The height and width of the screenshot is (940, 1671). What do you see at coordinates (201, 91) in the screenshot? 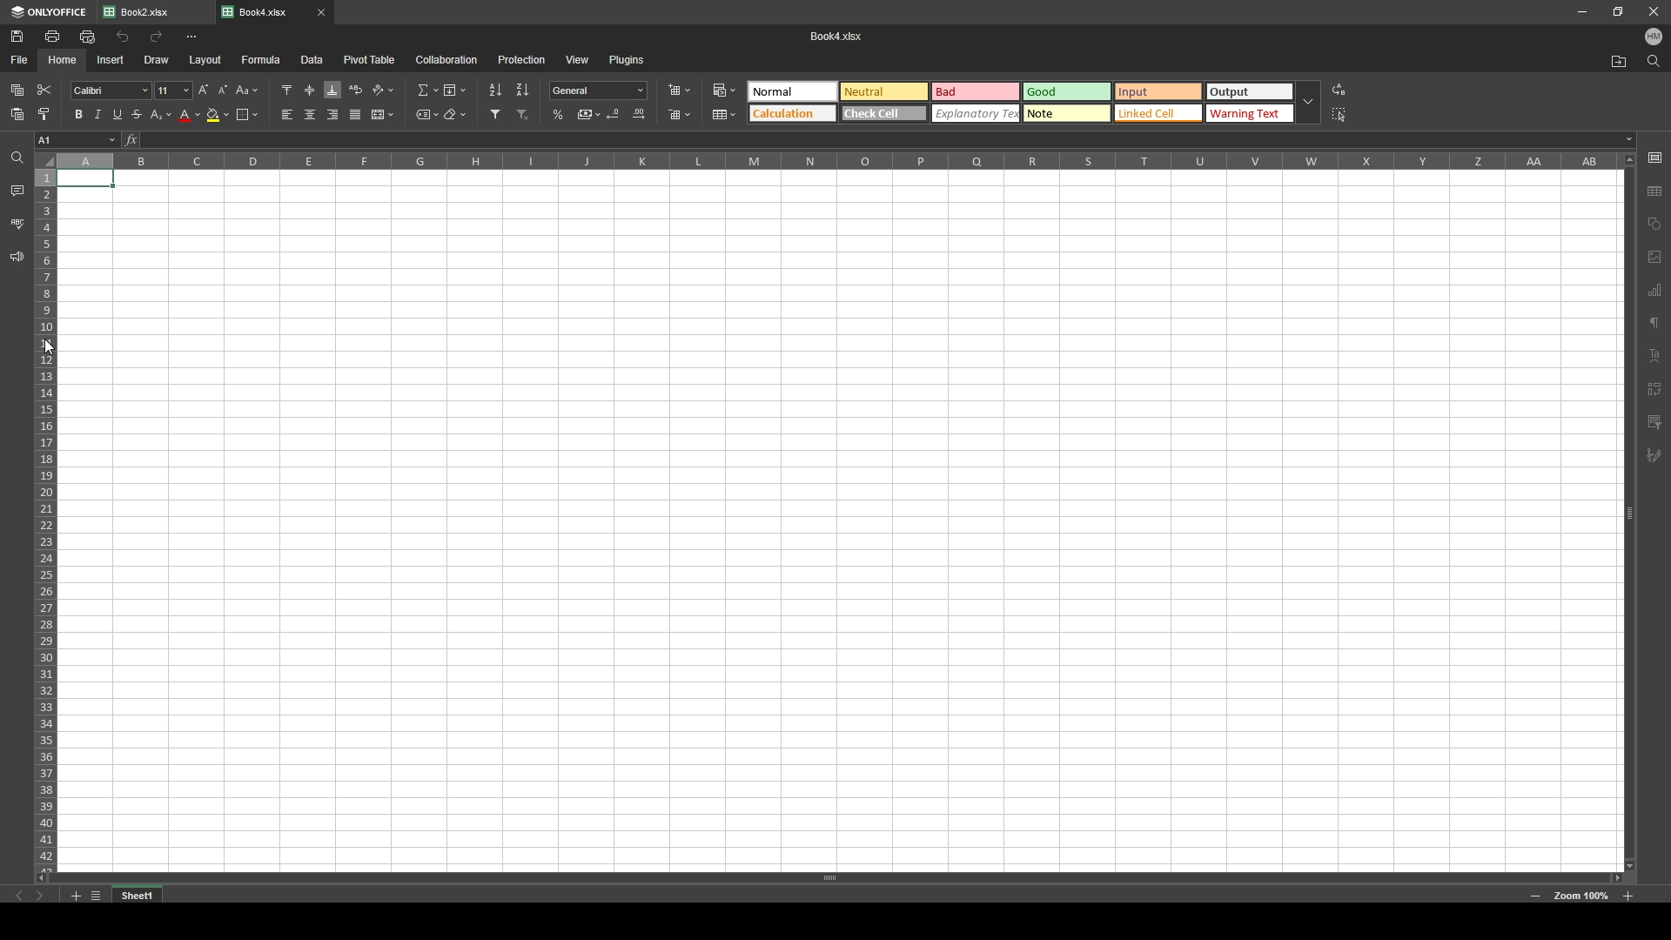
I see `increment case` at bounding box center [201, 91].